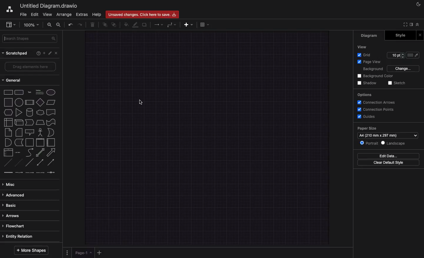  I want to click on Change, so click(404, 68).